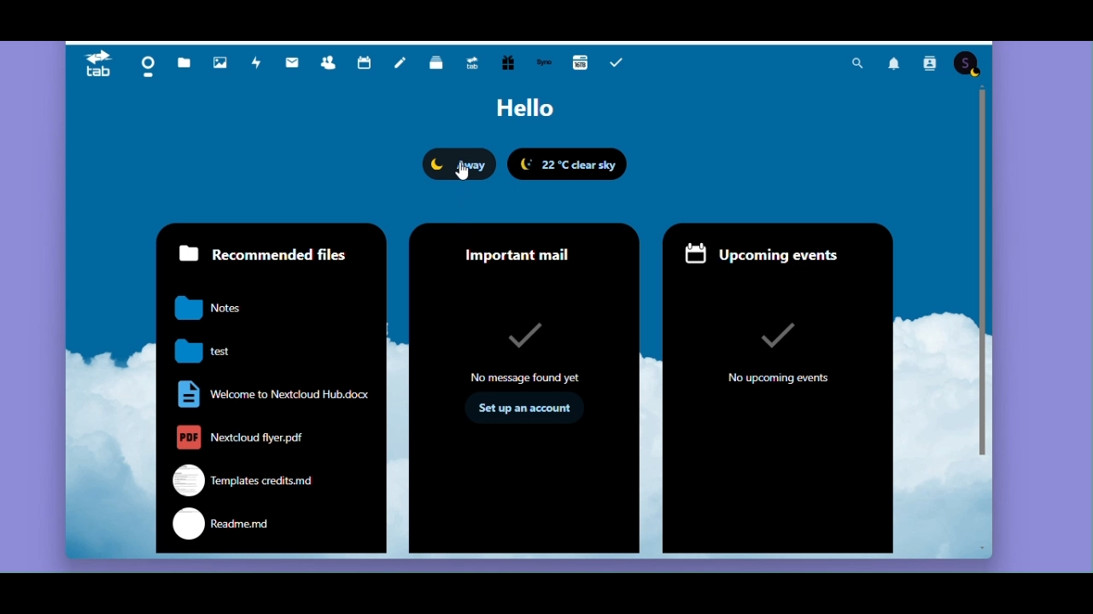 This screenshot has height=614, width=1093. Describe the element at coordinates (777, 350) in the screenshot. I see `no upcoming events` at that location.